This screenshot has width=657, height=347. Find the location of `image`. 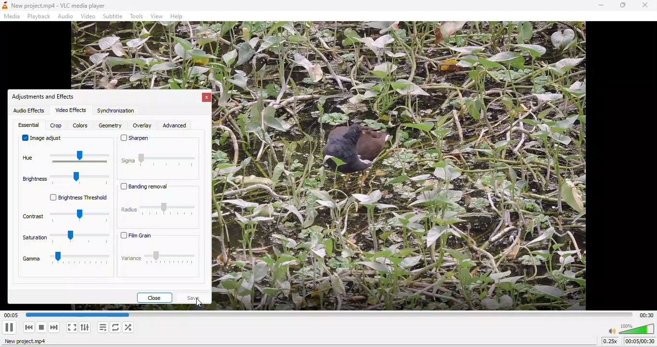

image is located at coordinates (408, 168).